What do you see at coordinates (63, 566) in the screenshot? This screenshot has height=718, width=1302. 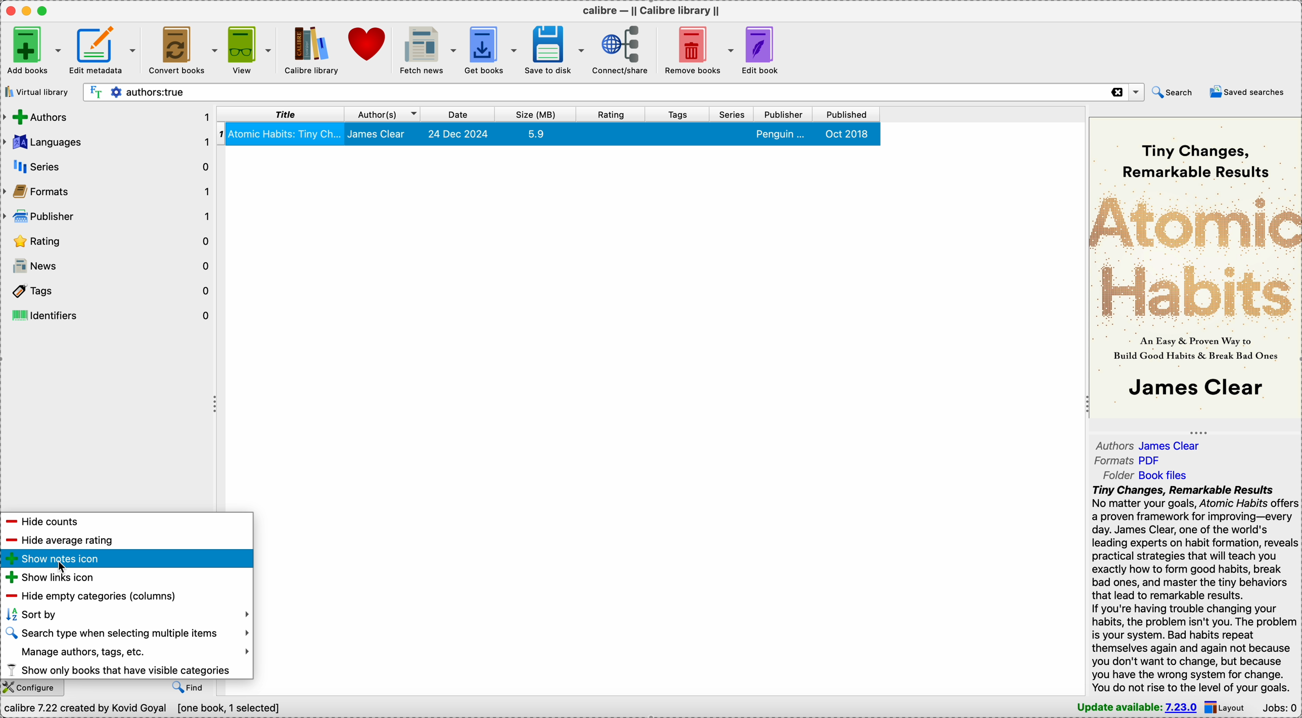 I see `cursor` at bounding box center [63, 566].